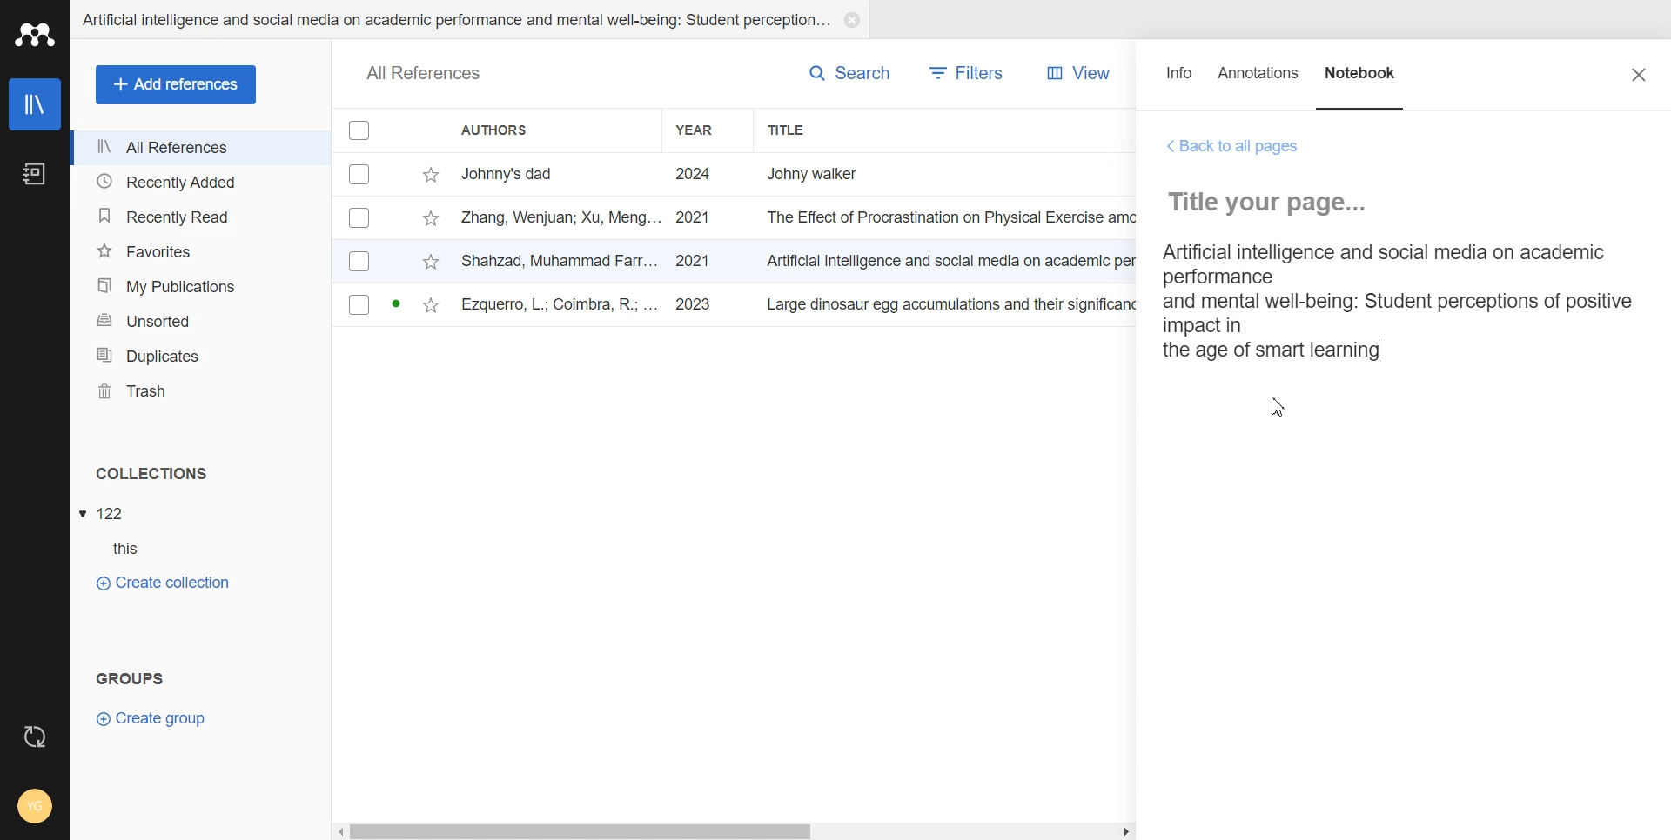 This screenshot has width=1671, height=840. Describe the element at coordinates (361, 130) in the screenshot. I see `Checkbox` at that location.